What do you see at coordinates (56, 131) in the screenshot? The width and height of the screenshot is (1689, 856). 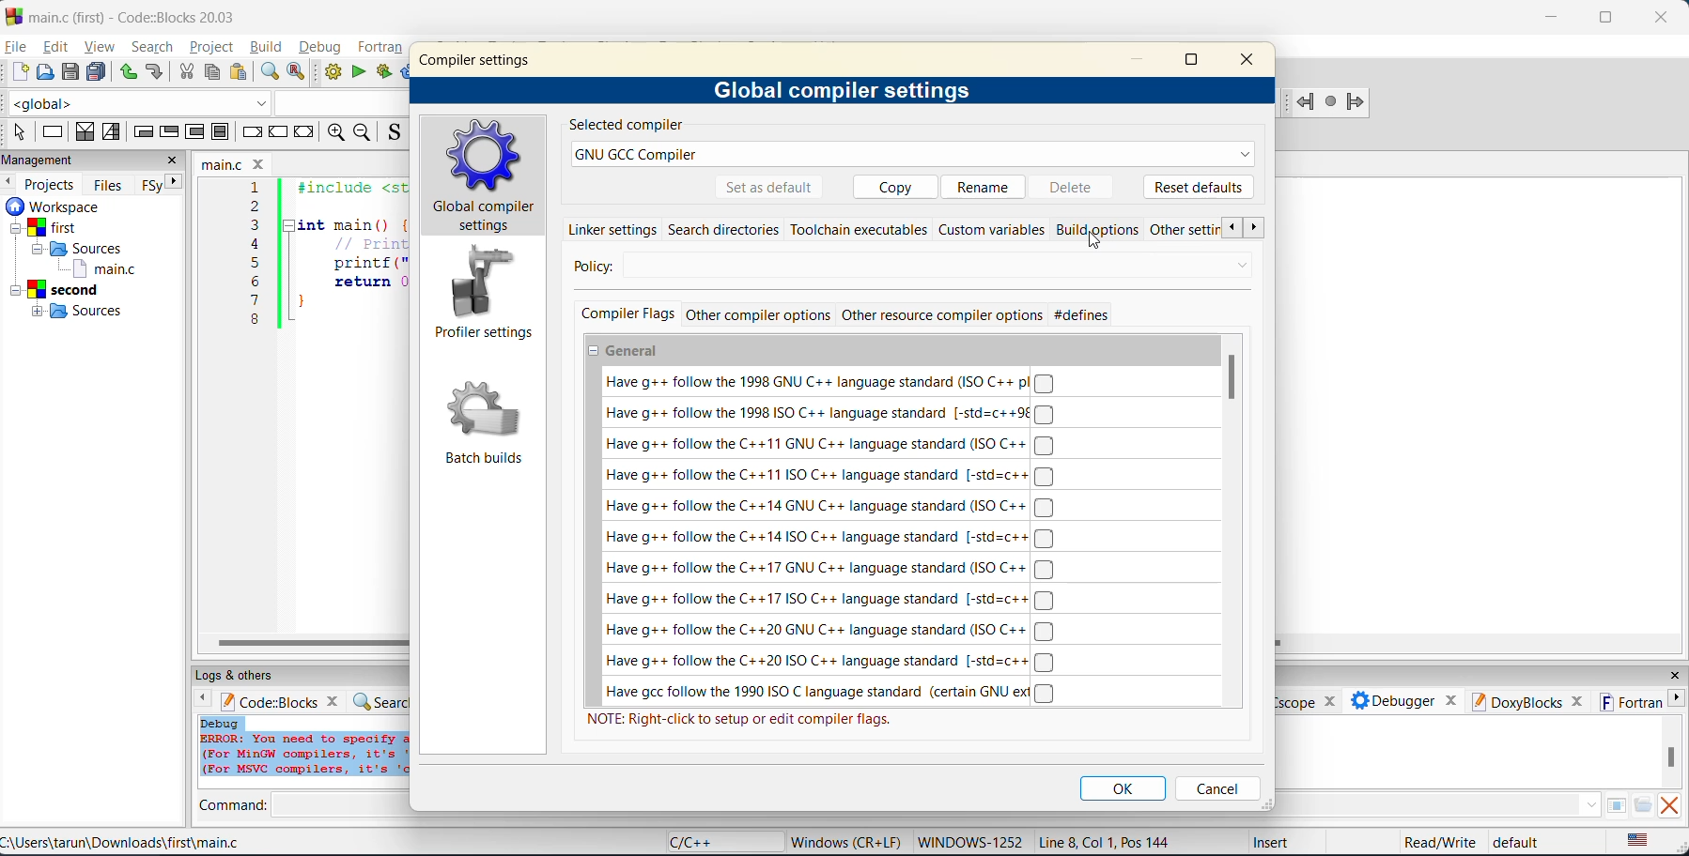 I see `instruction` at bounding box center [56, 131].